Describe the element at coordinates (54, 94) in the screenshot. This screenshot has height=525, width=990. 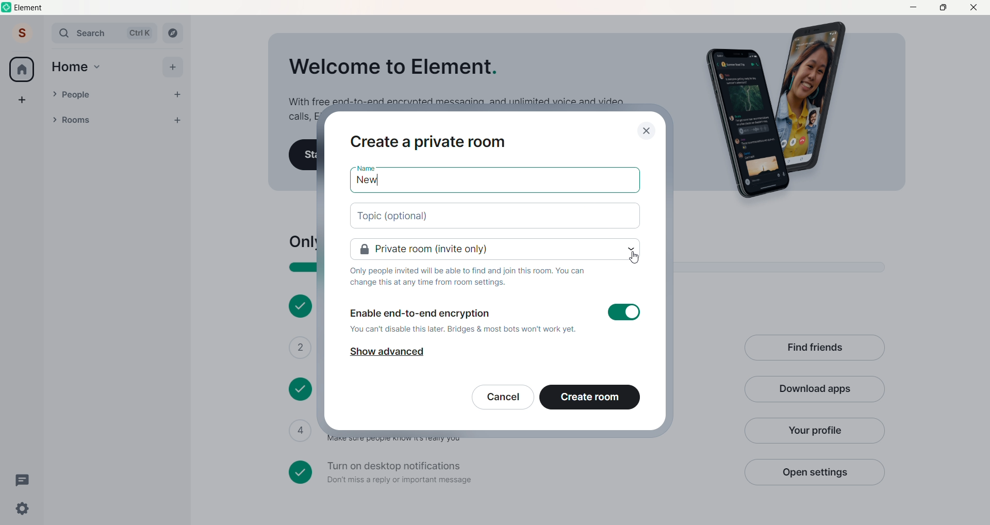
I see `people Drop down` at that location.